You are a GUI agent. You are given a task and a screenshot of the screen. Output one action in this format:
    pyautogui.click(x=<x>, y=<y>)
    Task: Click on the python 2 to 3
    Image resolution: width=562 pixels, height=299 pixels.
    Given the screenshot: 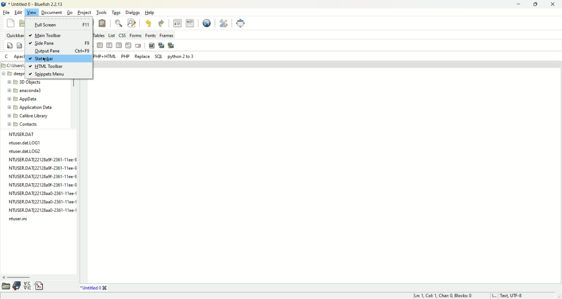 What is the action you would take?
    pyautogui.click(x=182, y=57)
    